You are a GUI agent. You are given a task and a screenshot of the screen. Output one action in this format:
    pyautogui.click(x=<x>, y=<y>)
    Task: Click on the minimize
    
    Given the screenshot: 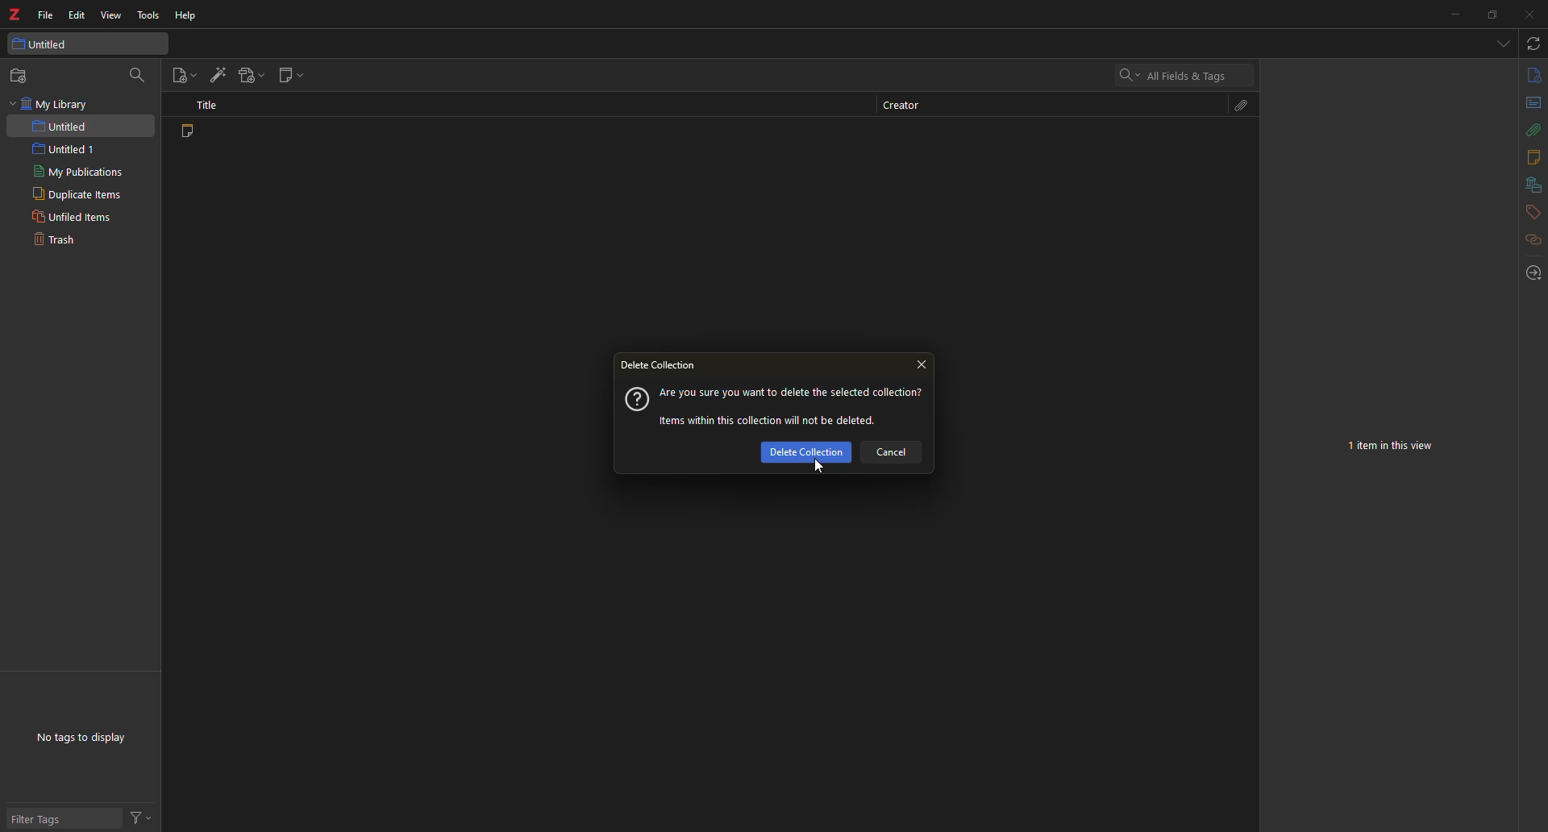 What is the action you would take?
    pyautogui.click(x=1450, y=16)
    